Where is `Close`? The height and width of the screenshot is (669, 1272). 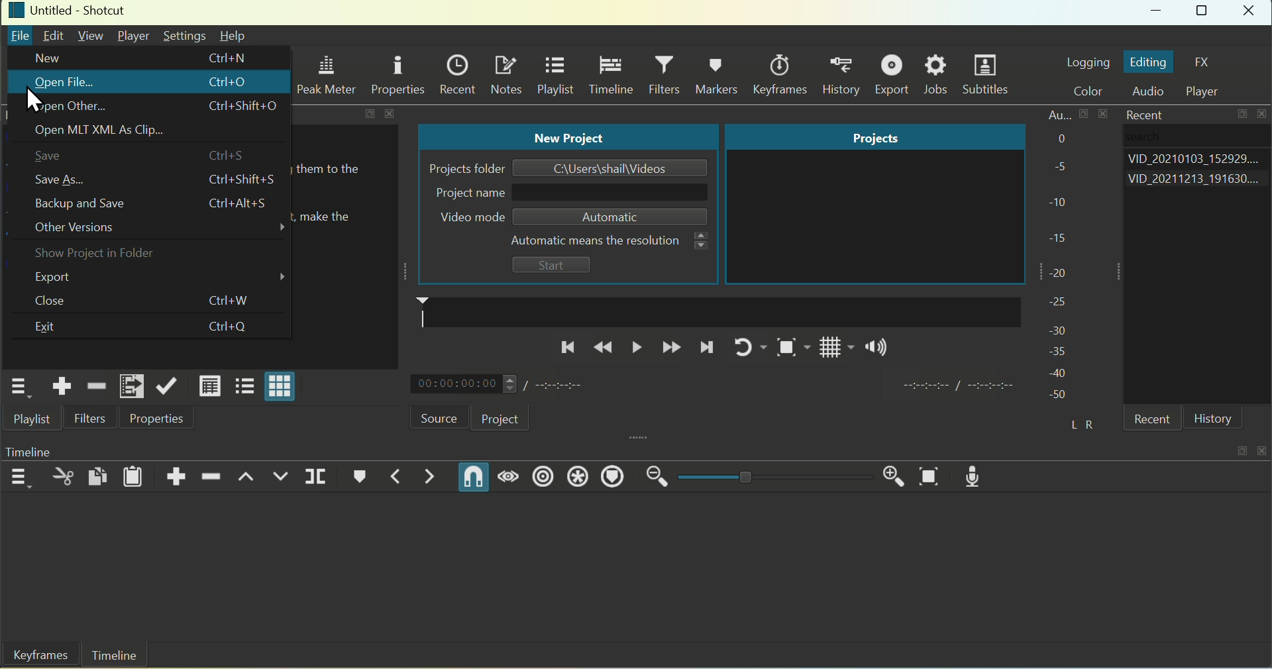
Close is located at coordinates (62, 300).